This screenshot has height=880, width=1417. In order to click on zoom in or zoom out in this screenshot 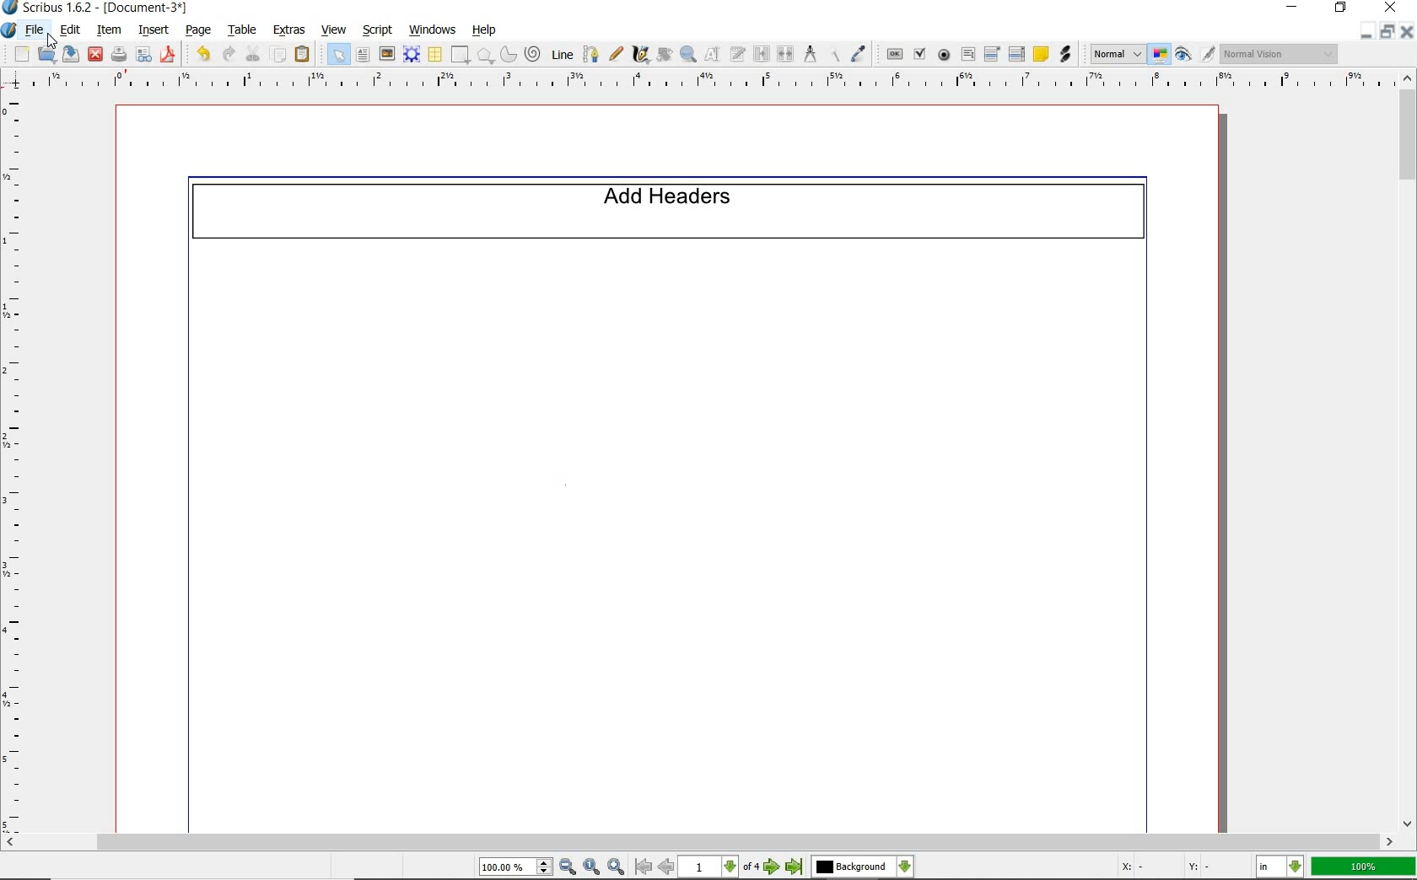, I will do `click(689, 56)`.